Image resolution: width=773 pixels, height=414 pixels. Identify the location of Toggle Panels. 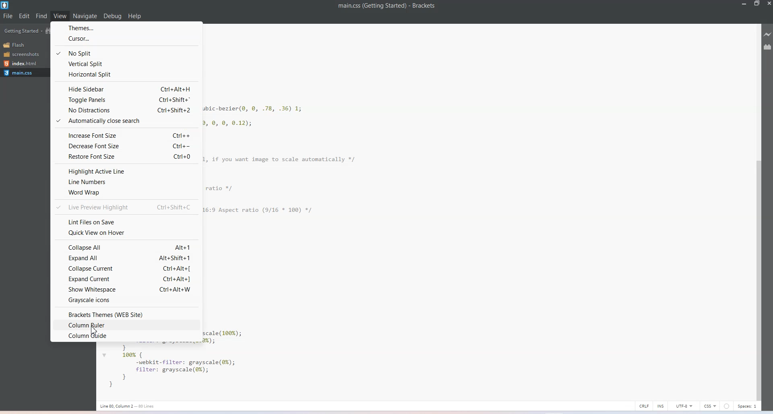
(126, 99).